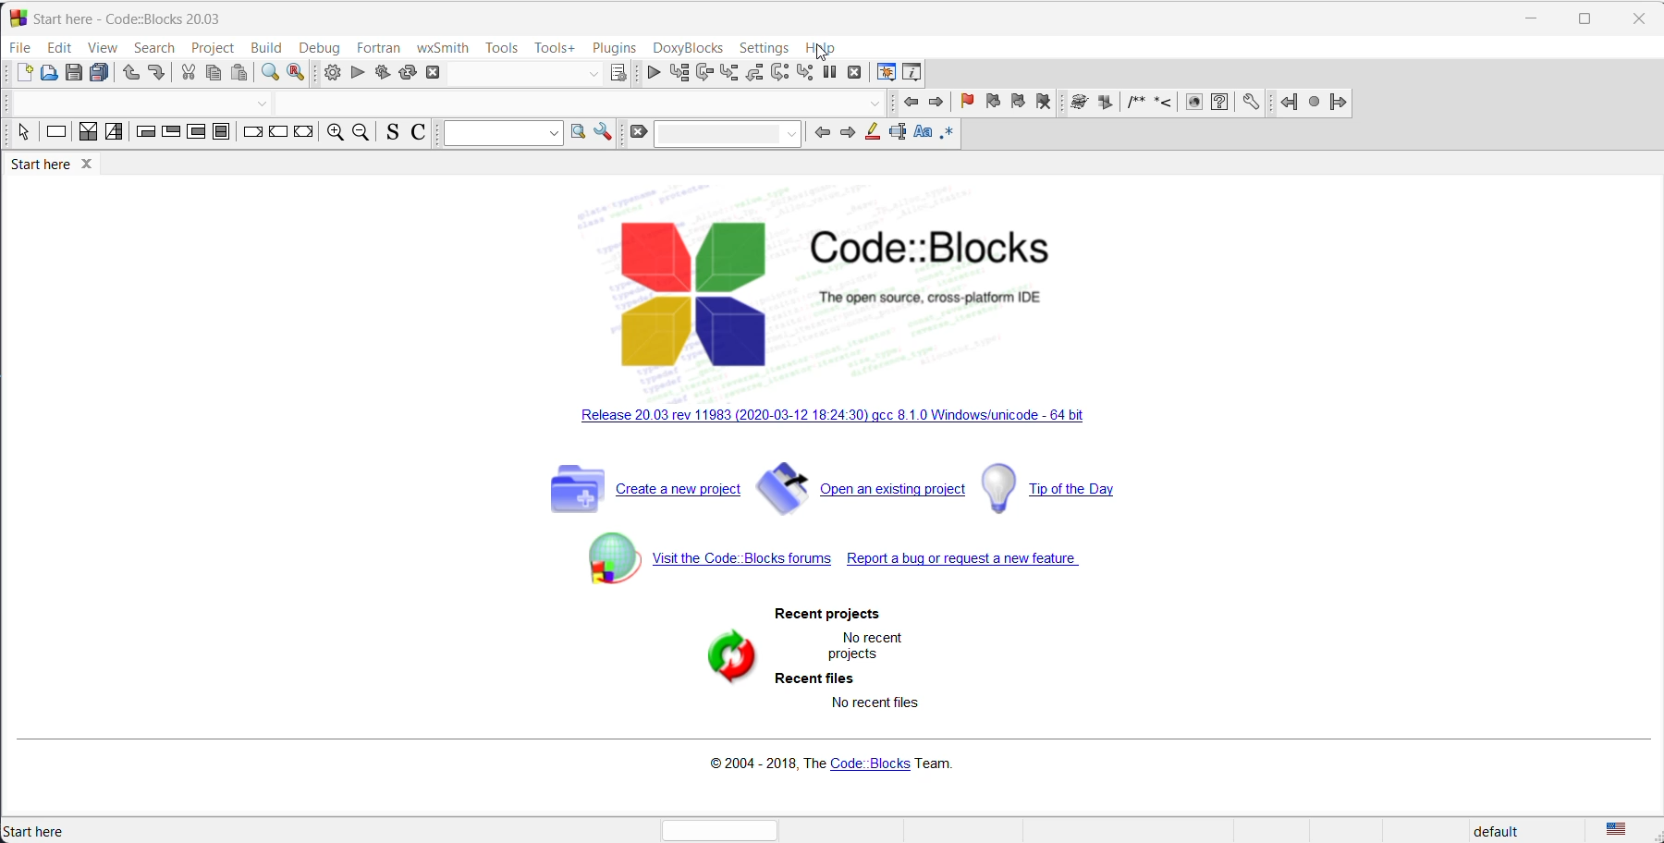 This screenshot has height=843, width=1664. What do you see at coordinates (863, 489) in the screenshot?
I see `open an existing project` at bounding box center [863, 489].